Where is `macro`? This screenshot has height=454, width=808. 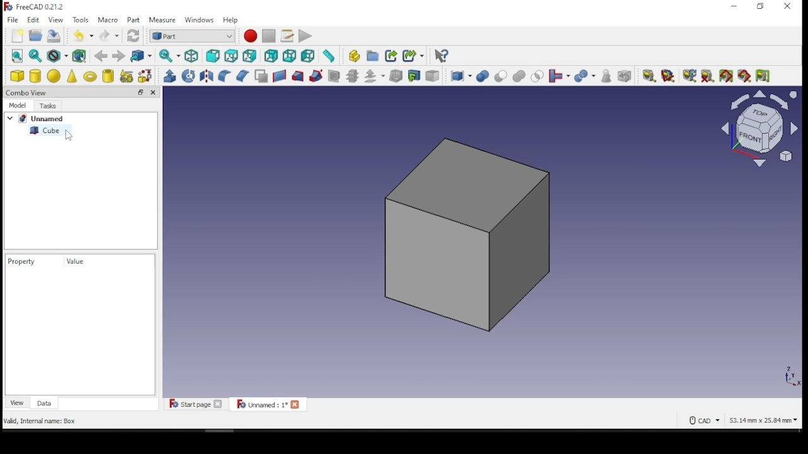 macro is located at coordinates (108, 20).